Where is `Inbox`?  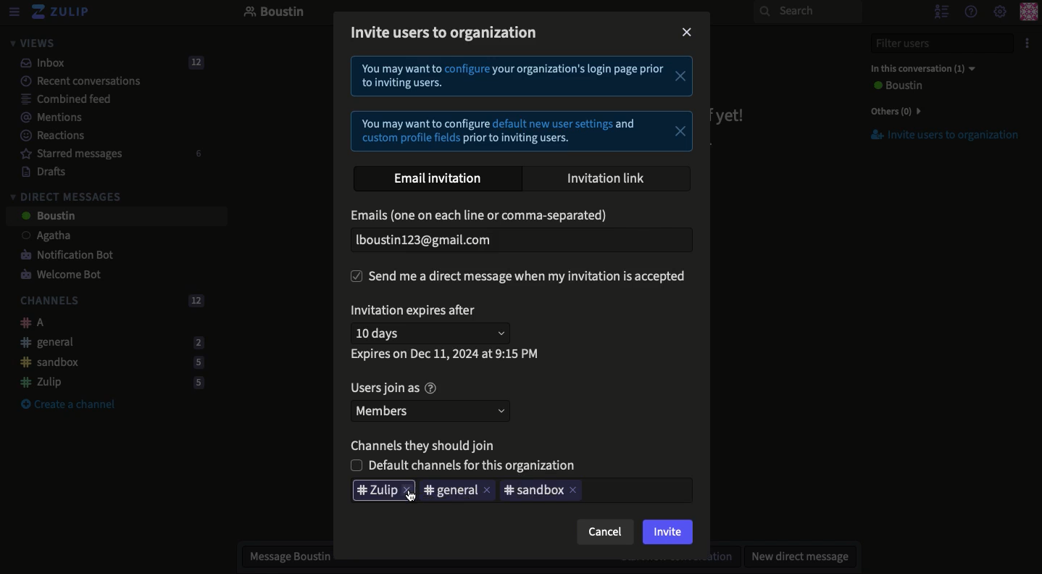
Inbox is located at coordinates (106, 63).